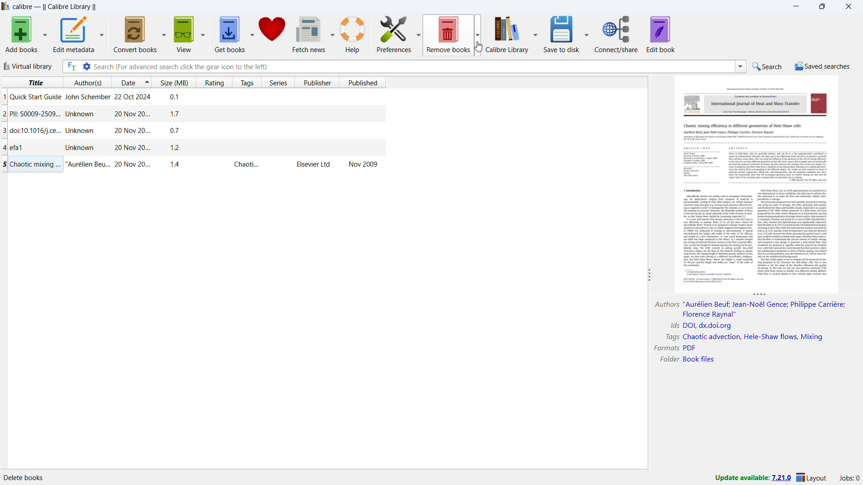  What do you see at coordinates (86, 82) in the screenshot?
I see `sort by author` at bounding box center [86, 82].